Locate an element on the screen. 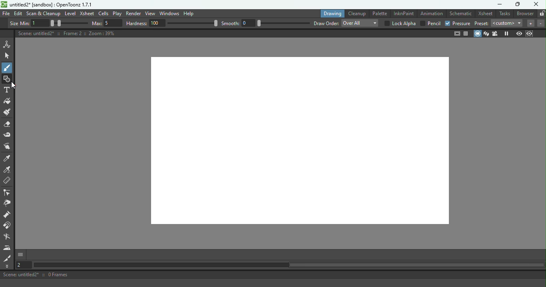 This screenshot has width=546, height=287. Lock Alpha is located at coordinates (399, 24).